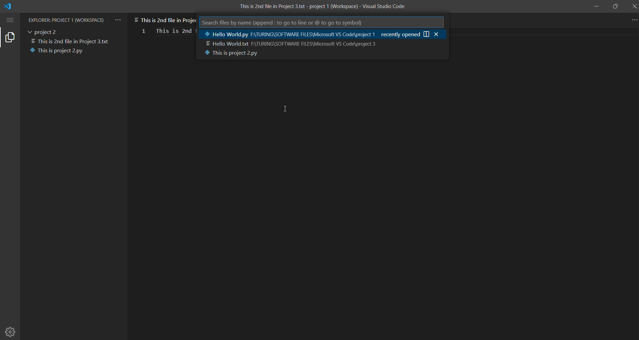  Describe the element at coordinates (71, 40) in the screenshot. I see `This is 2nd file in Proiect 3.txt` at that location.